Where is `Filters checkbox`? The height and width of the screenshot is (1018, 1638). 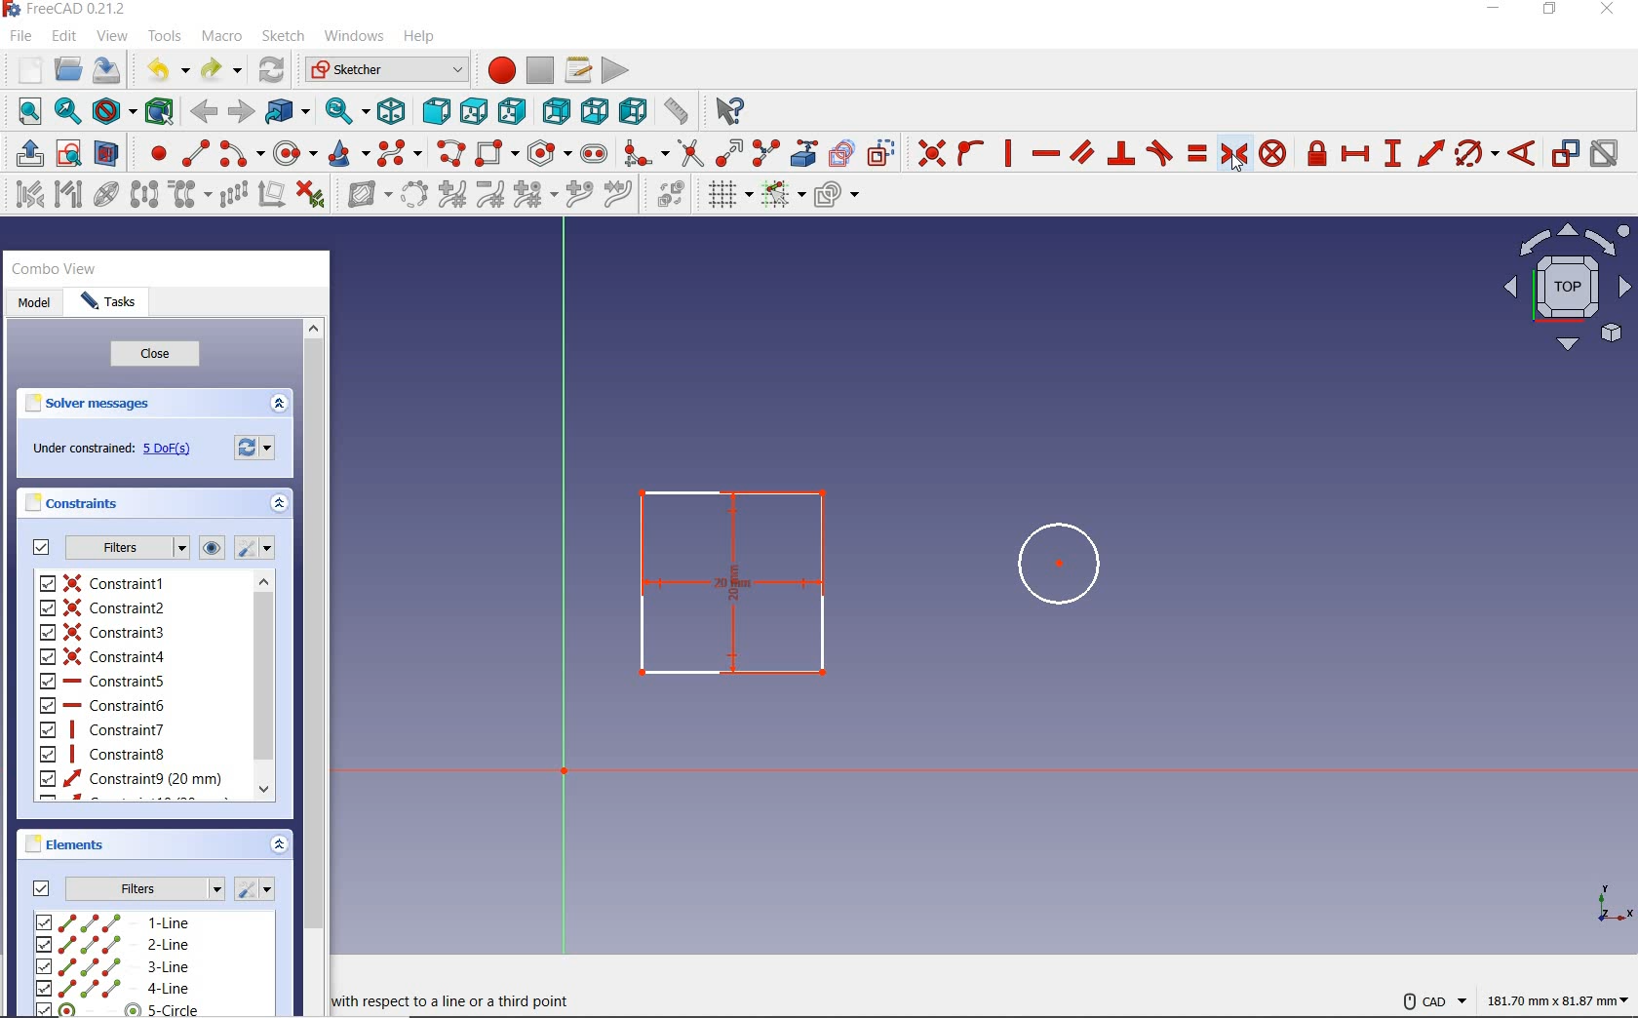 Filters checkbox is located at coordinates (43, 551).